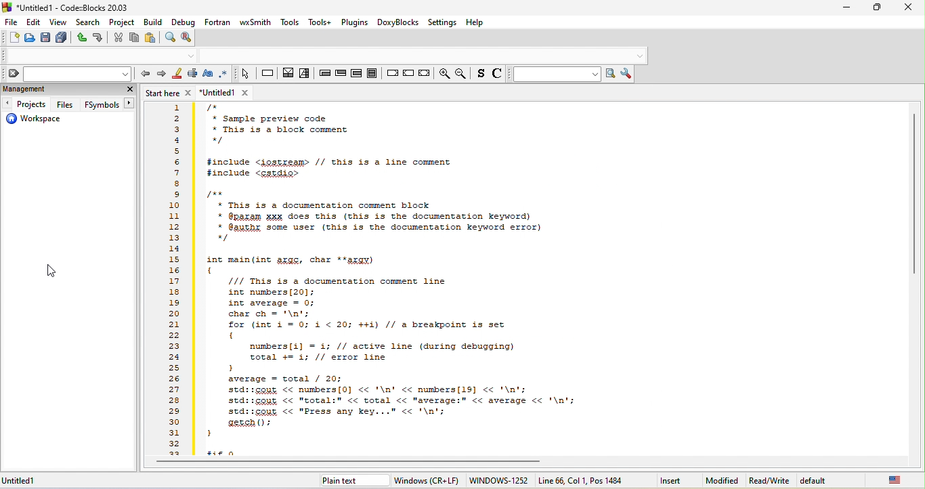 Image resolution: width=925 pixels, height=489 pixels. I want to click on title, so click(70, 7).